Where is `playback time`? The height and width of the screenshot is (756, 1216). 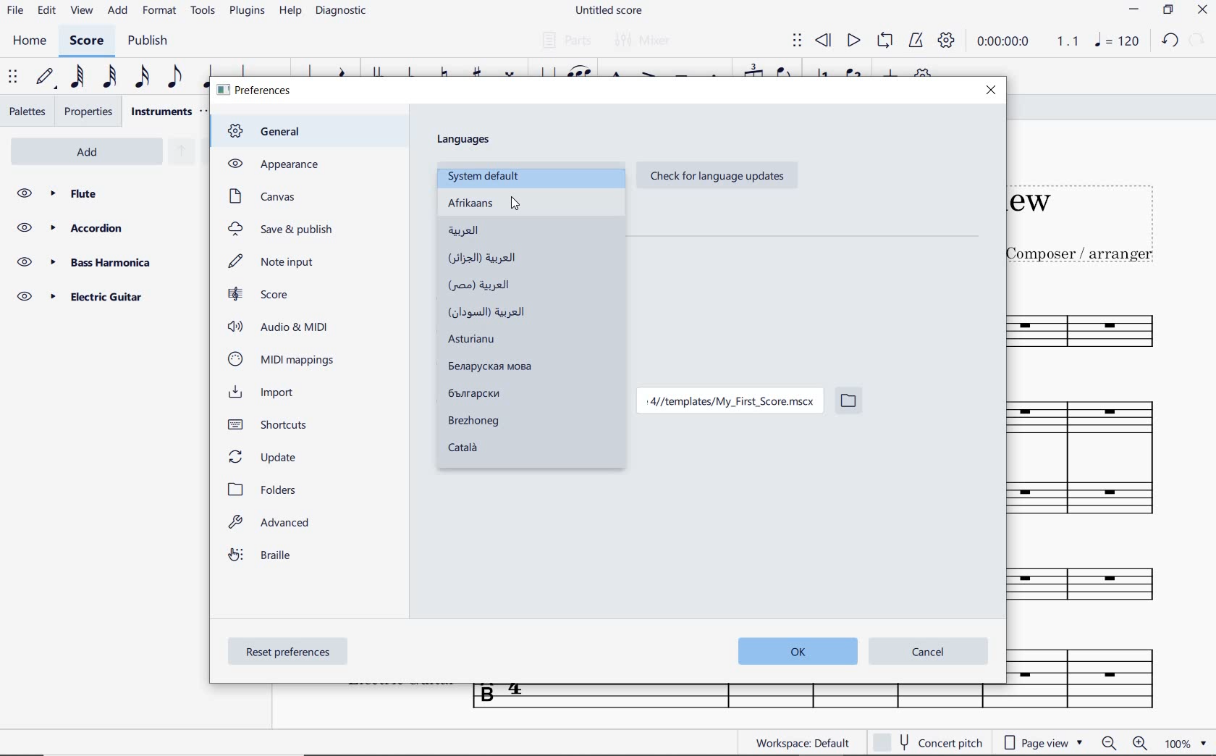 playback time is located at coordinates (1006, 43).